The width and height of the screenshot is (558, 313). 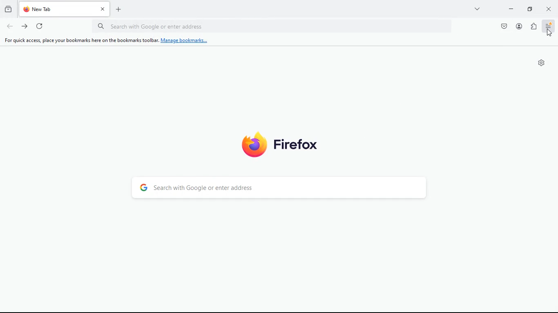 What do you see at coordinates (511, 8) in the screenshot?
I see `minimize` at bounding box center [511, 8].